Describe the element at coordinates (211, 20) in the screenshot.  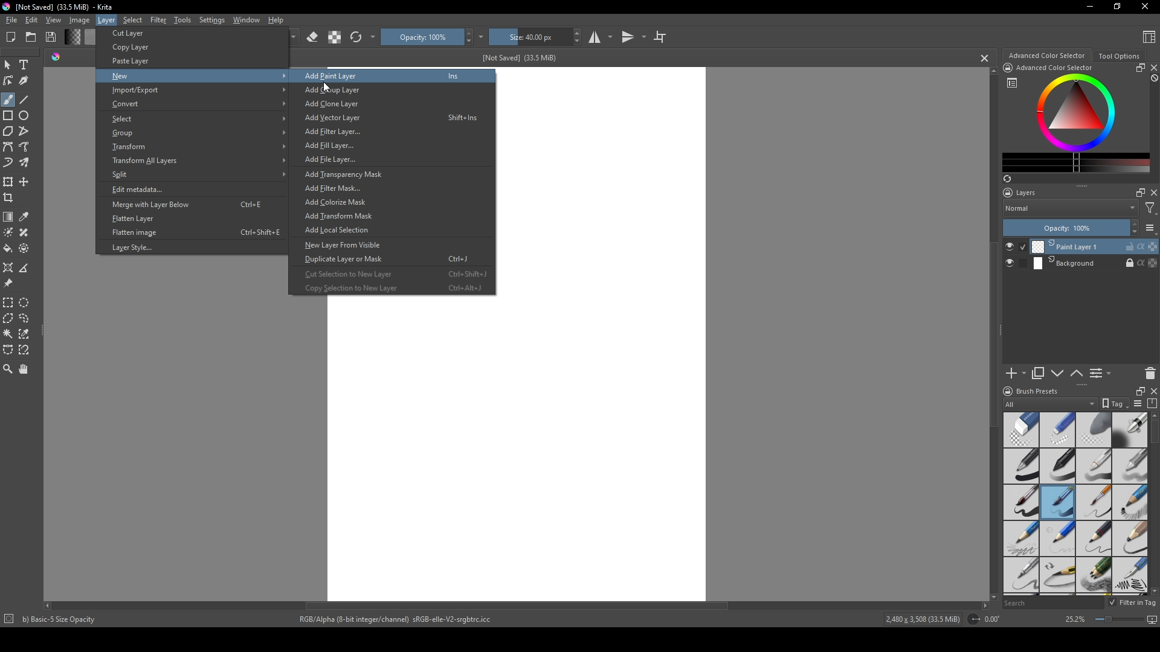
I see `Settings` at that location.